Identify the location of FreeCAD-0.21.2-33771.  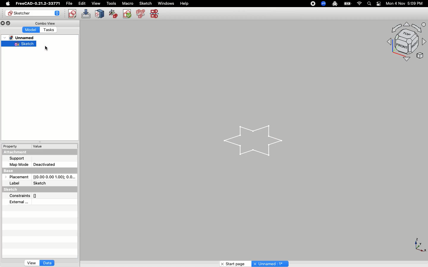
(38, 4).